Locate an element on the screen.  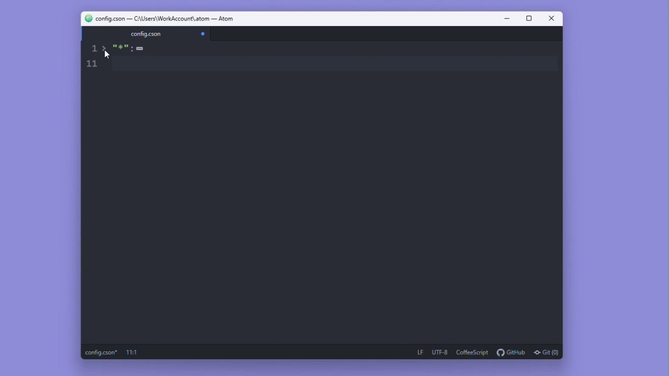
Collapsed code "*" ;  is located at coordinates (135, 50).